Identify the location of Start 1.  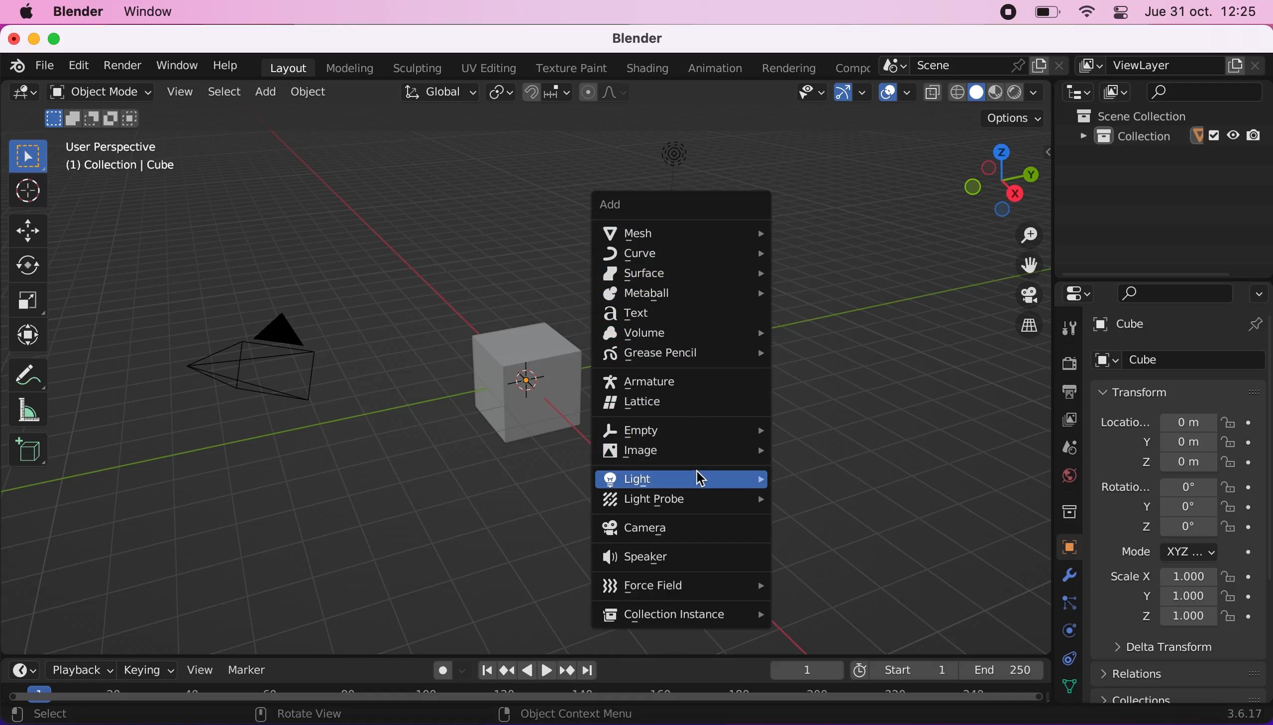
(902, 668).